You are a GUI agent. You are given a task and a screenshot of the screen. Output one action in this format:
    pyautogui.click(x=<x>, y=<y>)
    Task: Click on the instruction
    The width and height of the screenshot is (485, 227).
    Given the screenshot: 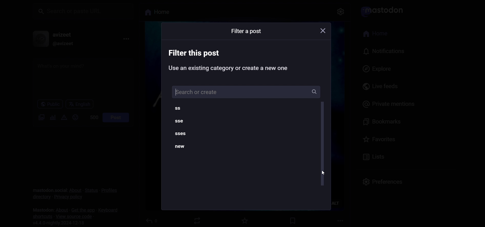 What is the action you would take?
    pyautogui.click(x=232, y=61)
    